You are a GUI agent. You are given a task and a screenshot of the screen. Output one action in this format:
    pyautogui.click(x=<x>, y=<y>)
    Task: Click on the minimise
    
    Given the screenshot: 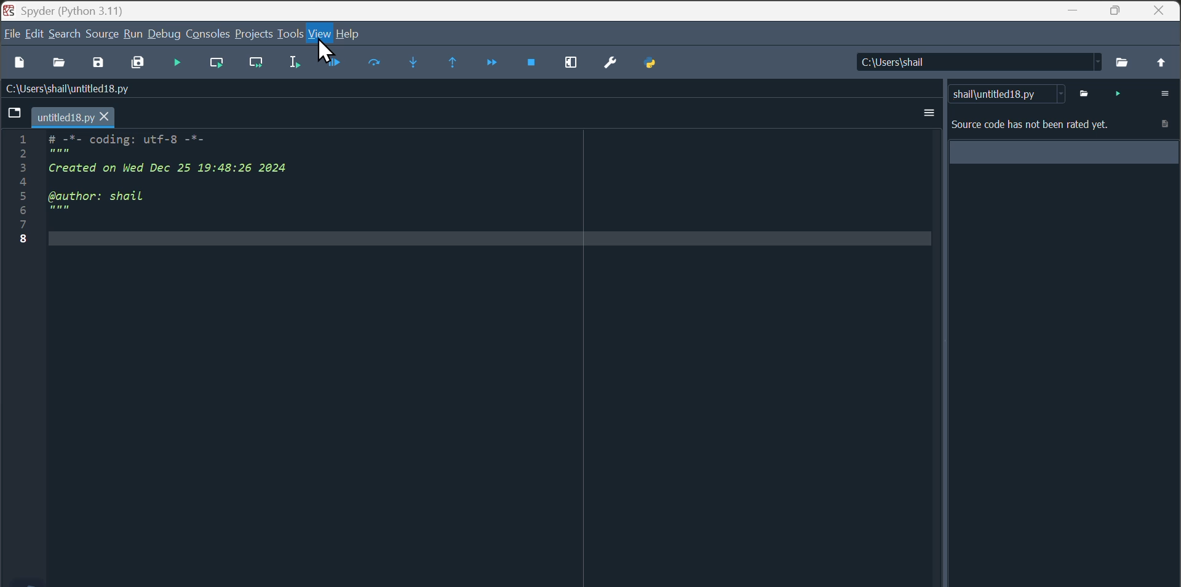 What is the action you would take?
    pyautogui.click(x=1073, y=11)
    